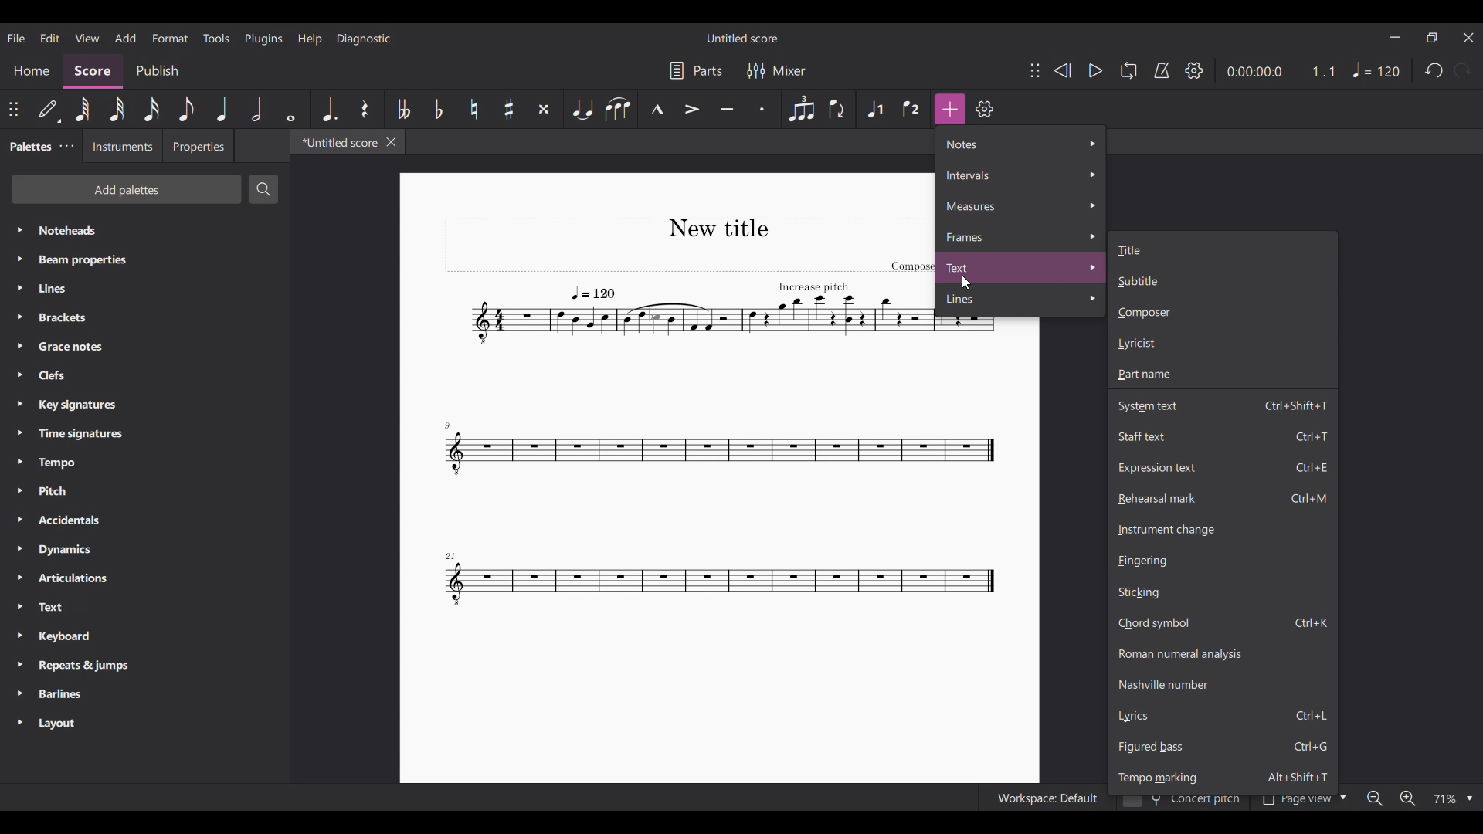  What do you see at coordinates (1431, 38) in the screenshot?
I see `Show in smaller tab` at bounding box center [1431, 38].